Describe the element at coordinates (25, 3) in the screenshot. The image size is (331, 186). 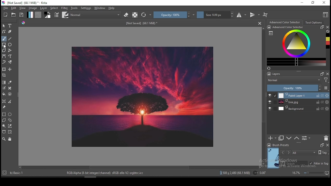
I see `icon and file name` at that location.